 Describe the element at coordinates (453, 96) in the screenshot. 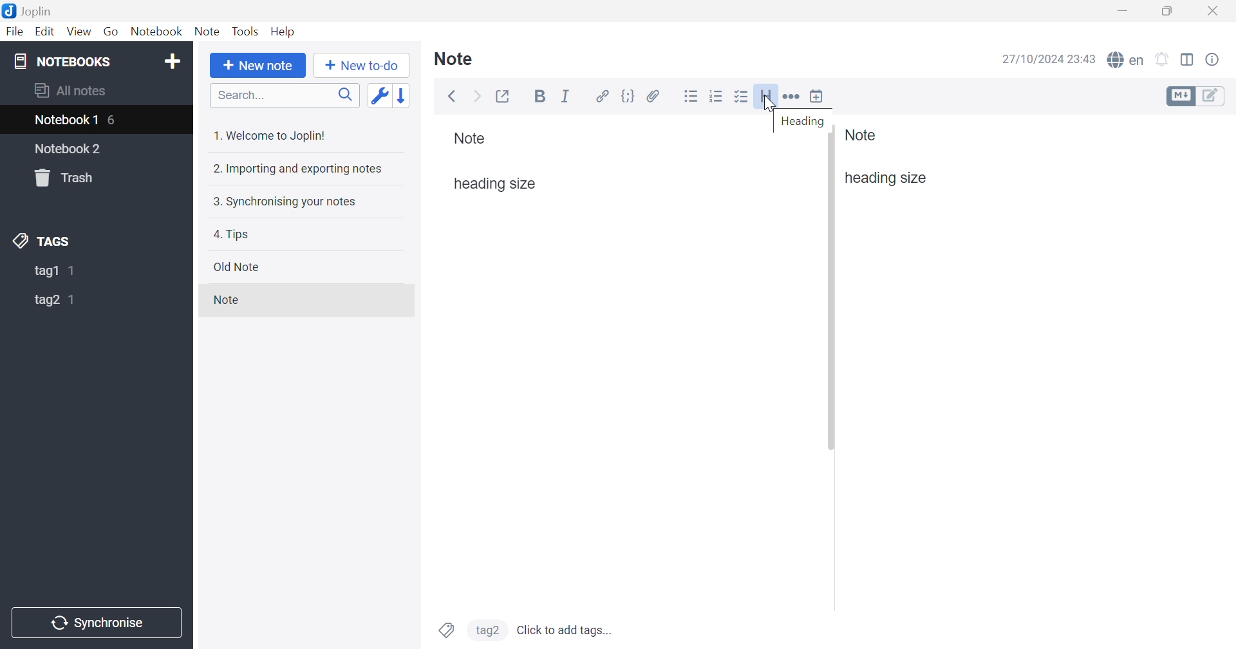

I see `Back` at that location.